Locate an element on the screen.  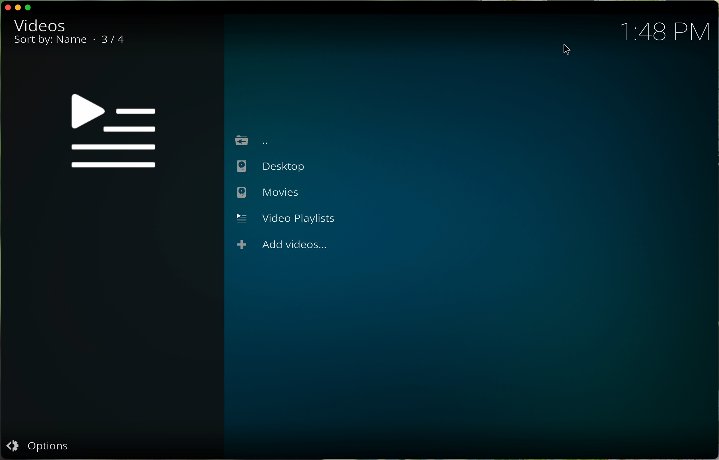
movies is located at coordinates (271, 191).